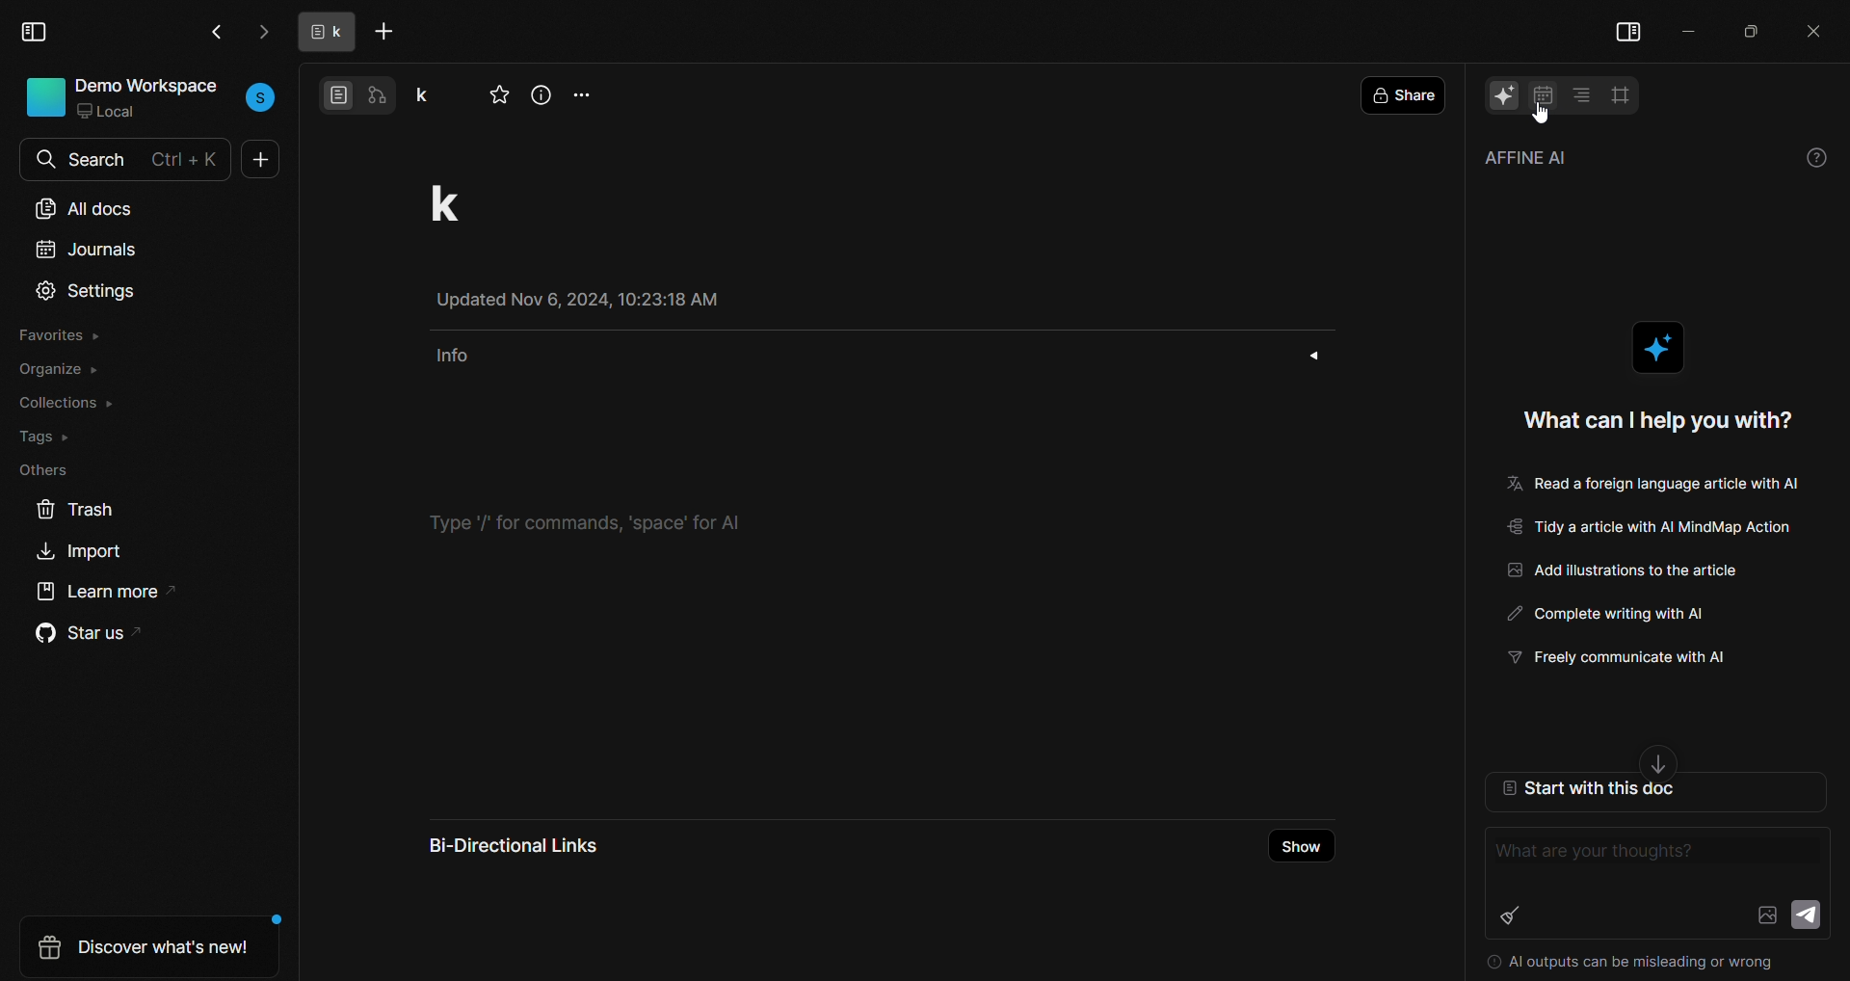 This screenshot has height=981, width=1850. Describe the element at coordinates (67, 402) in the screenshot. I see `collections` at that location.